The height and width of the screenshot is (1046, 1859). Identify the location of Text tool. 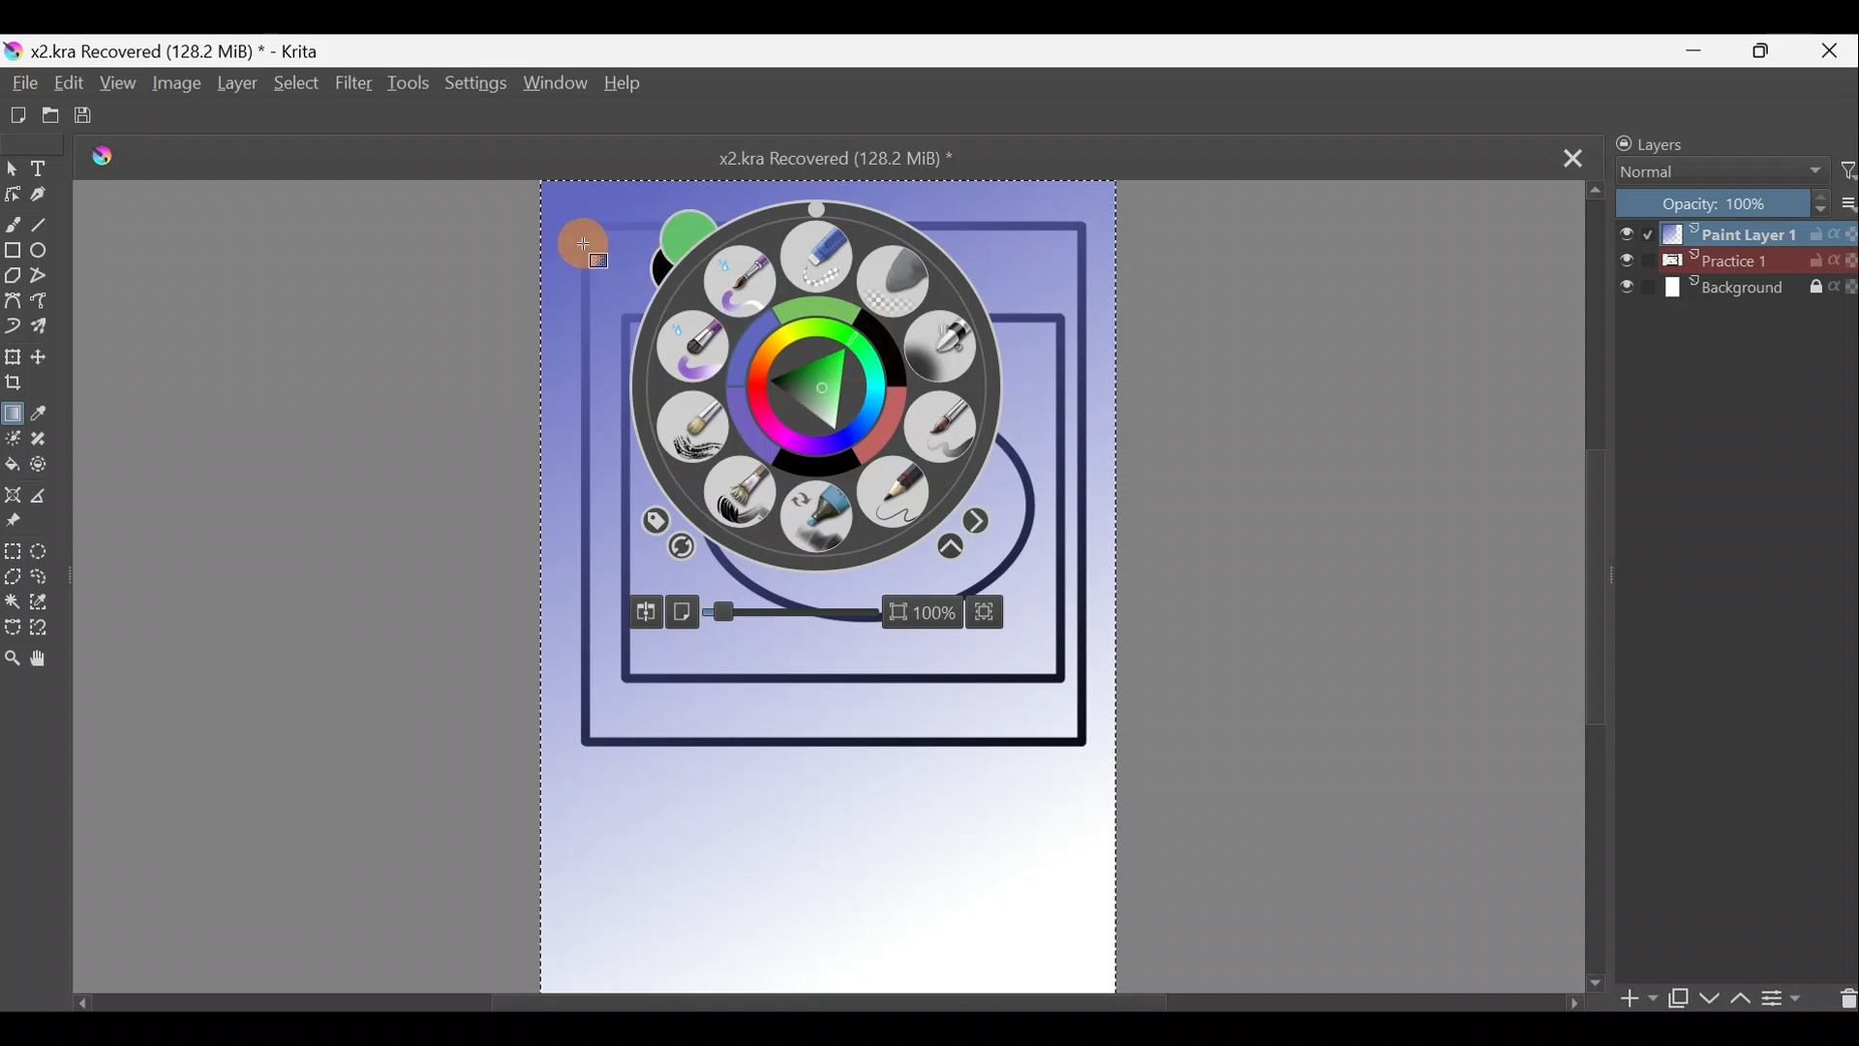
(45, 169).